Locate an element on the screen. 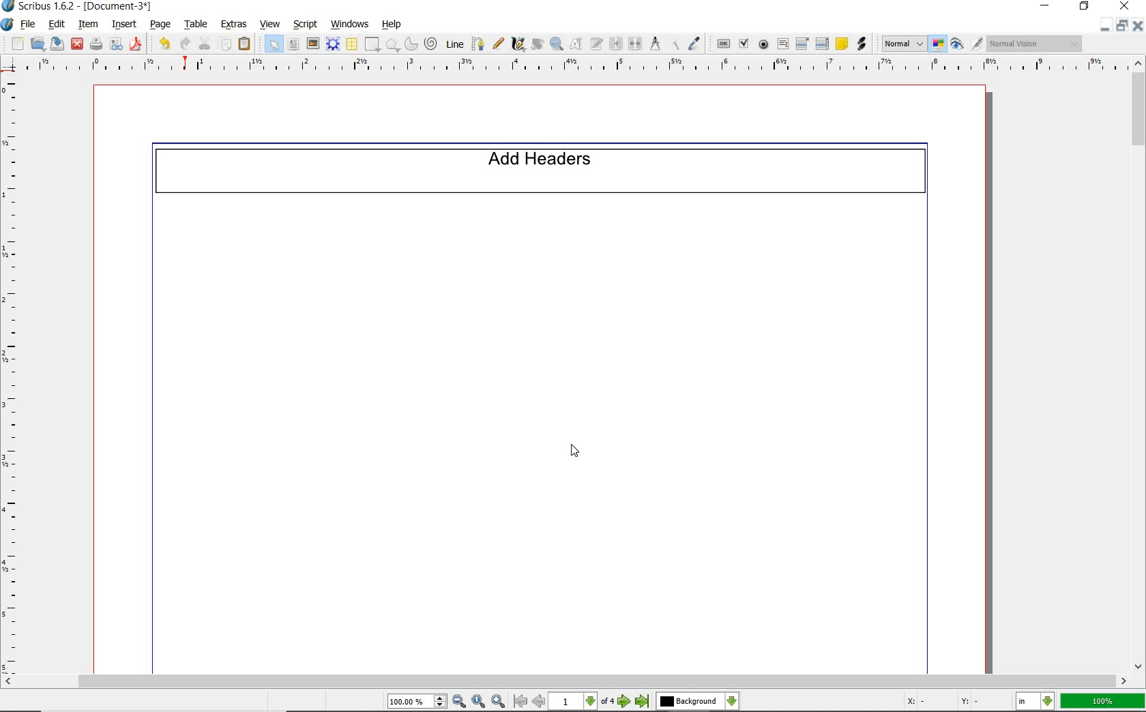 The height and width of the screenshot is (712, 1146). line is located at coordinates (454, 44).